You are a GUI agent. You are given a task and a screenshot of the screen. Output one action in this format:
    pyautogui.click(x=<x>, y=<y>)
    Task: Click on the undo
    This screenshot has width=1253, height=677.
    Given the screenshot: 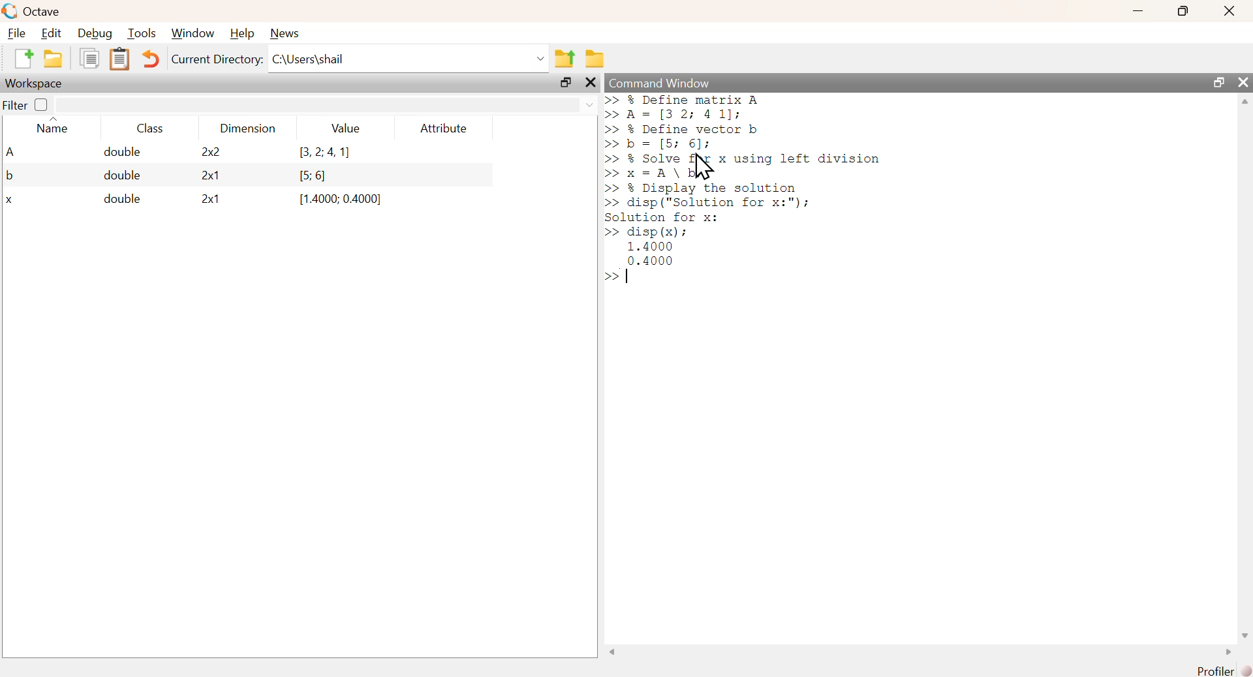 What is the action you would take?
    pyautogui.click(x=152, y=59)
    